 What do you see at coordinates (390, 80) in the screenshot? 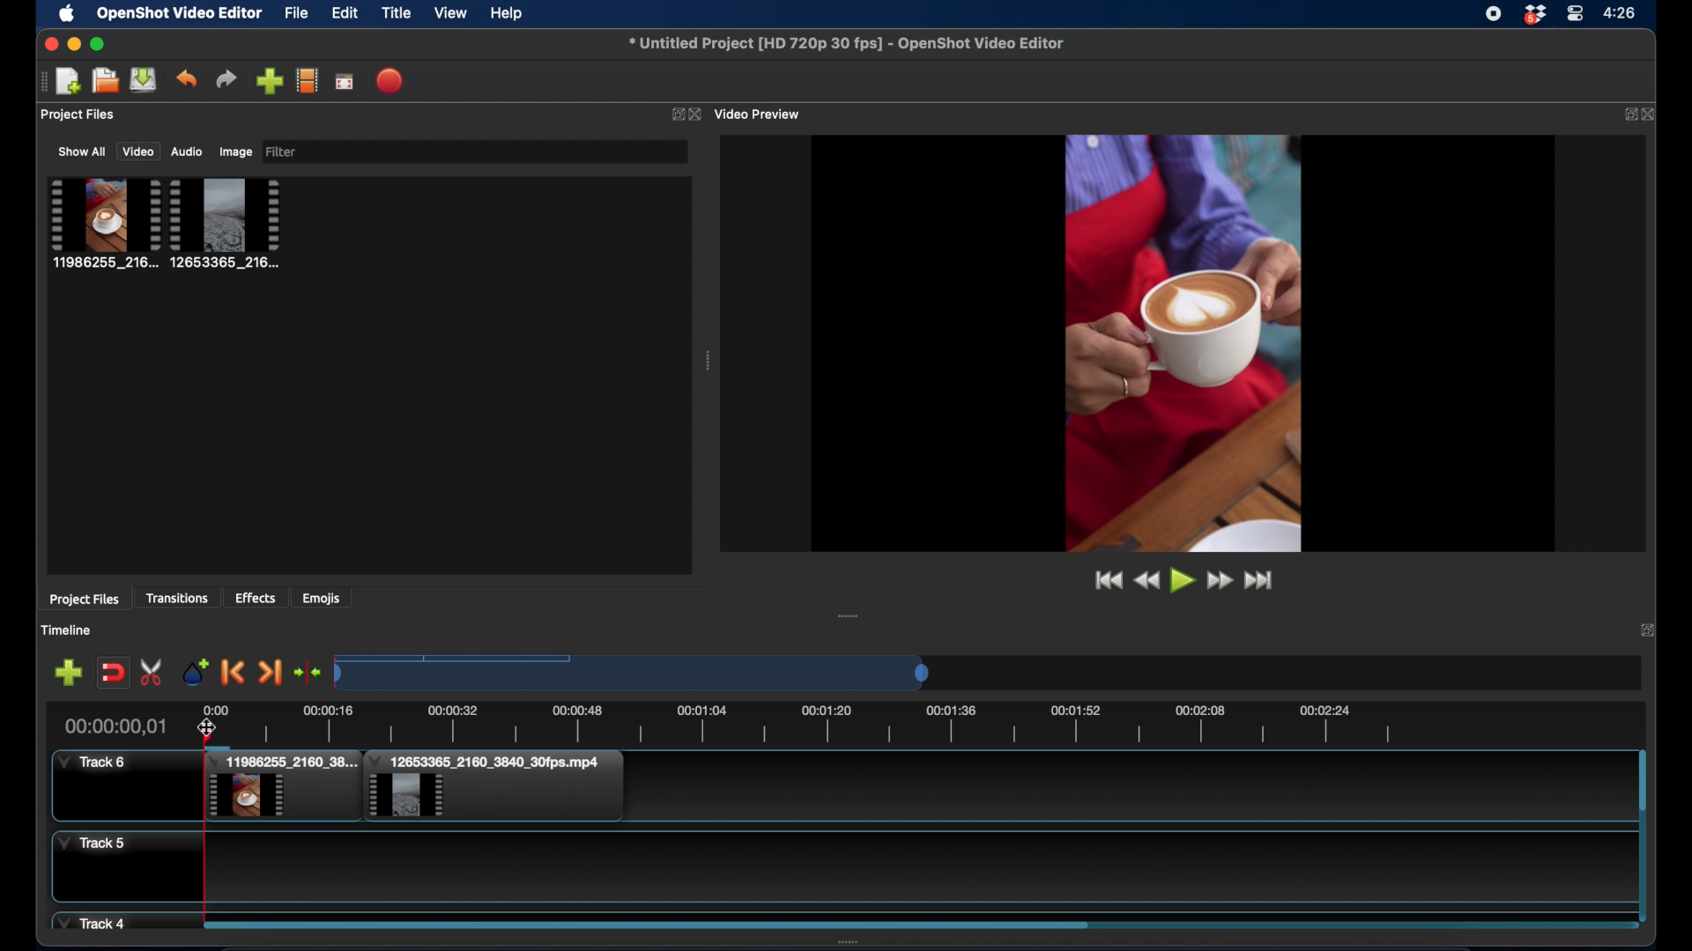
I see `export video` at bounding box center [390, 80].